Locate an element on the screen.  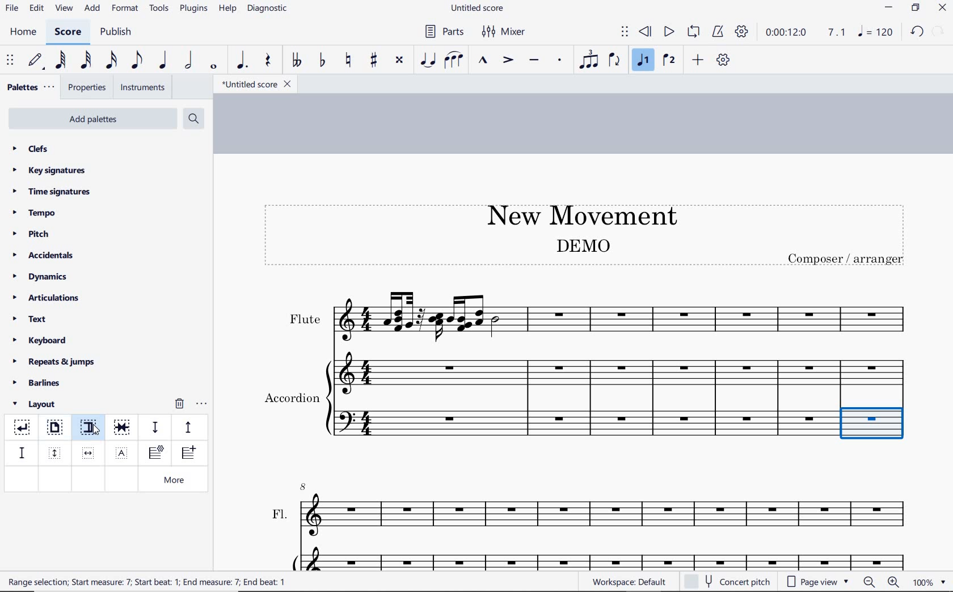
loop playback is located at coordinates (695, 32).